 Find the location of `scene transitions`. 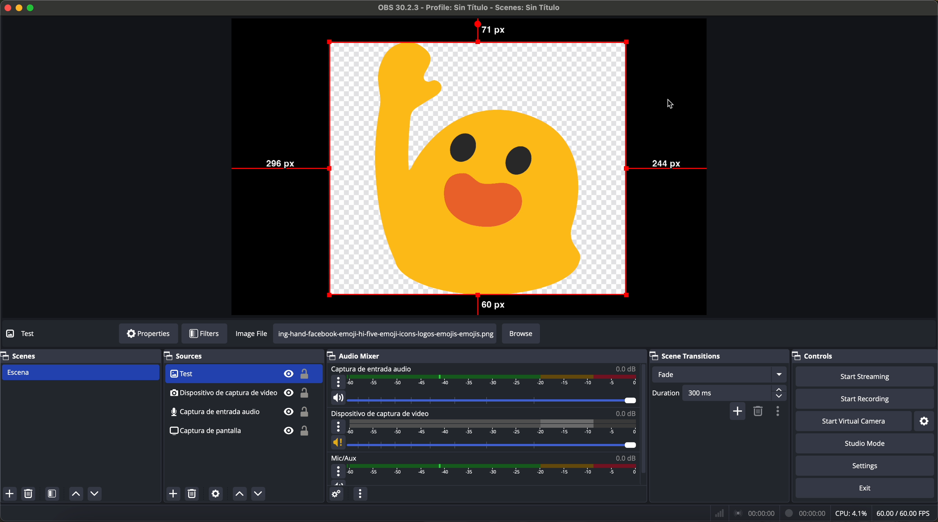

scene transitions is located at coordinates (694, 355).